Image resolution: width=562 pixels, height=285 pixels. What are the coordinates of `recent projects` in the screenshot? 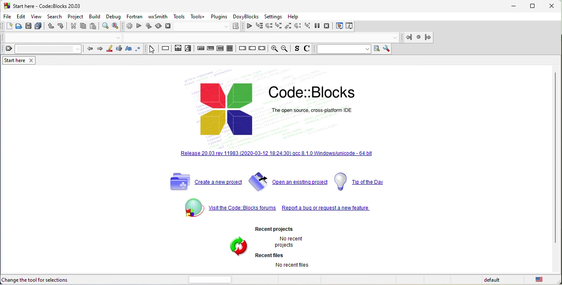 It's located at (270, 246).